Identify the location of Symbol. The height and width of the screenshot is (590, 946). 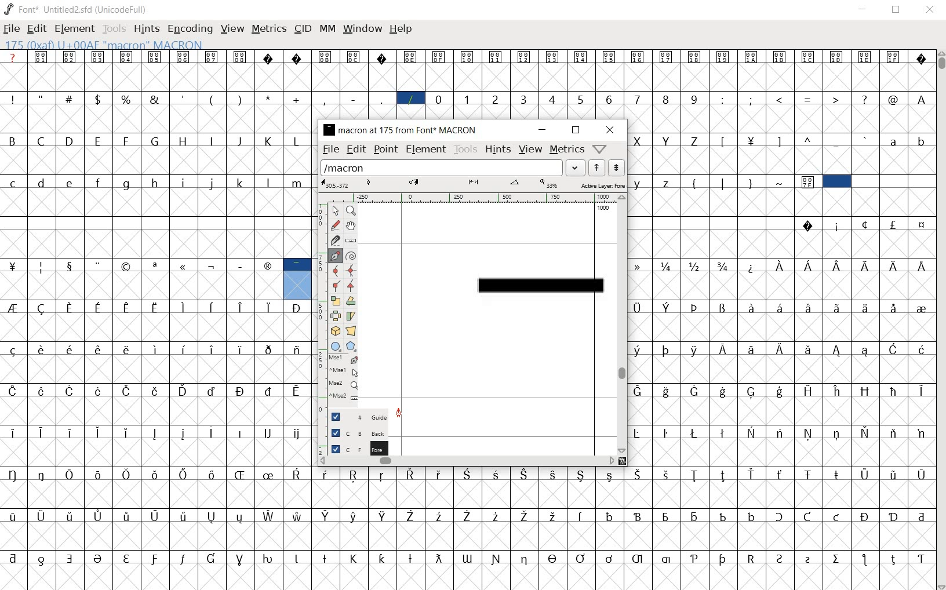
(240, 265).